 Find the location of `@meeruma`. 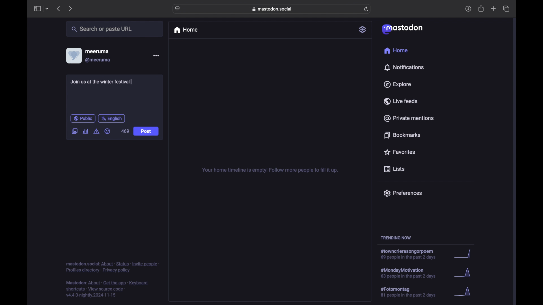

@meeruma is located at coordinates (98, 60).